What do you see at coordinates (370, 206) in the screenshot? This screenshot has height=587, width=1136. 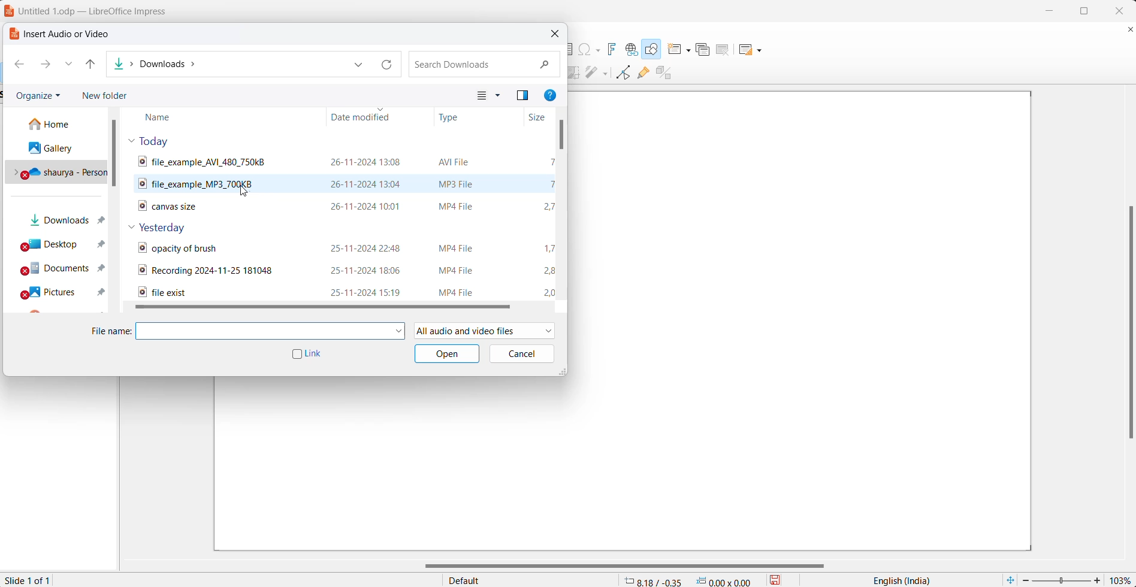 I see `video file modification date` at bounding box center [370, 206].